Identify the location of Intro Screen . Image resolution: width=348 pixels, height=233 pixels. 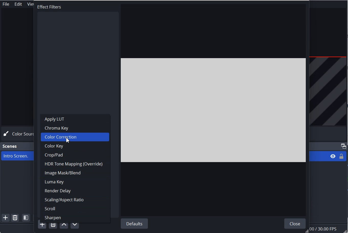
(16, 156).